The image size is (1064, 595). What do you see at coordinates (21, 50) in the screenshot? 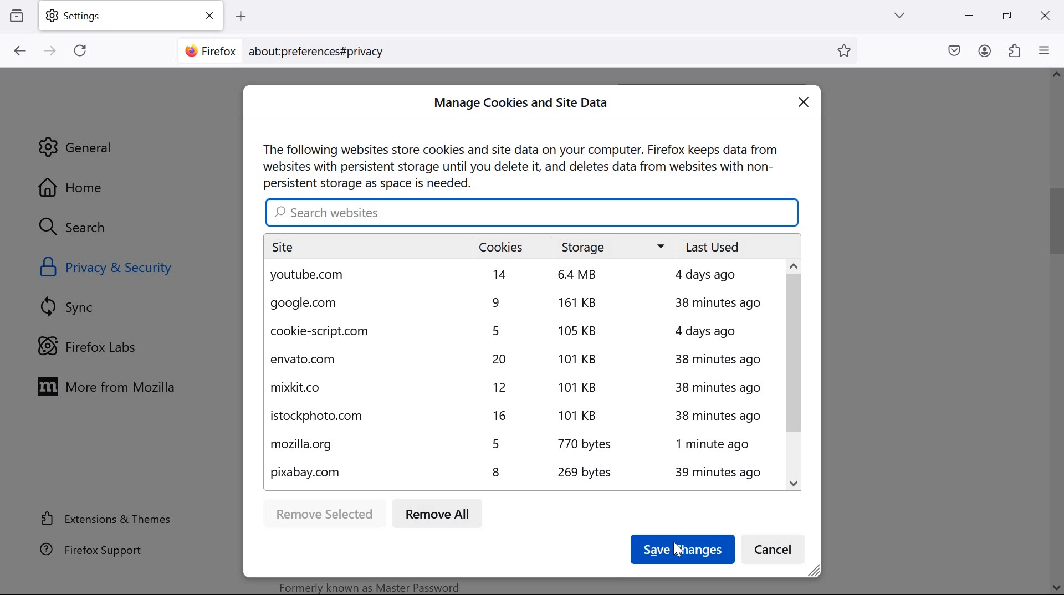
I see `go back one page` at bounding box center [21, 50].